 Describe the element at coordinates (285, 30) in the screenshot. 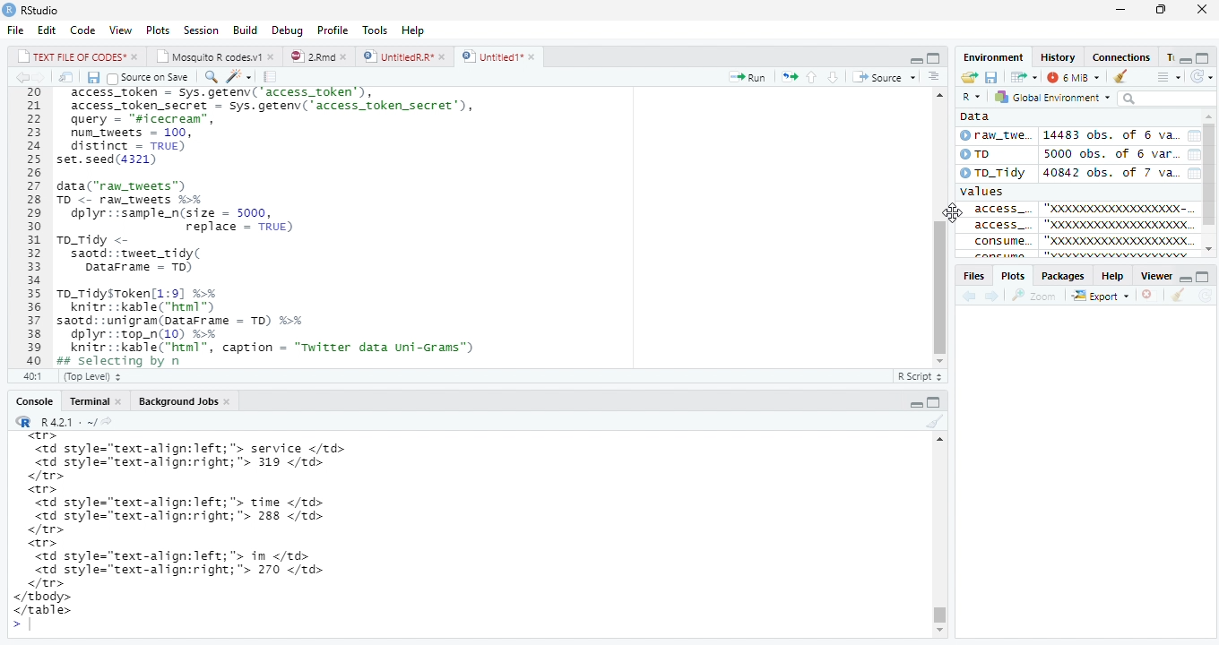

I see `Debug` at that location.